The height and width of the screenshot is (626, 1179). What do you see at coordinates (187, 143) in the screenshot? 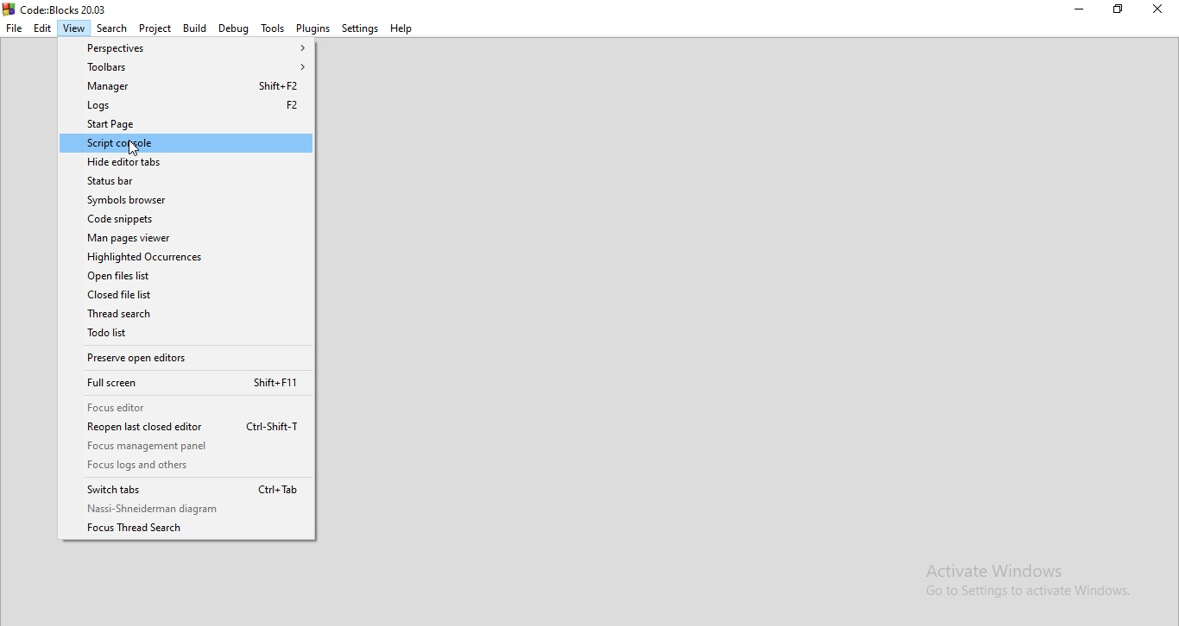
I see `Script console` at bounding box center [187, 143].